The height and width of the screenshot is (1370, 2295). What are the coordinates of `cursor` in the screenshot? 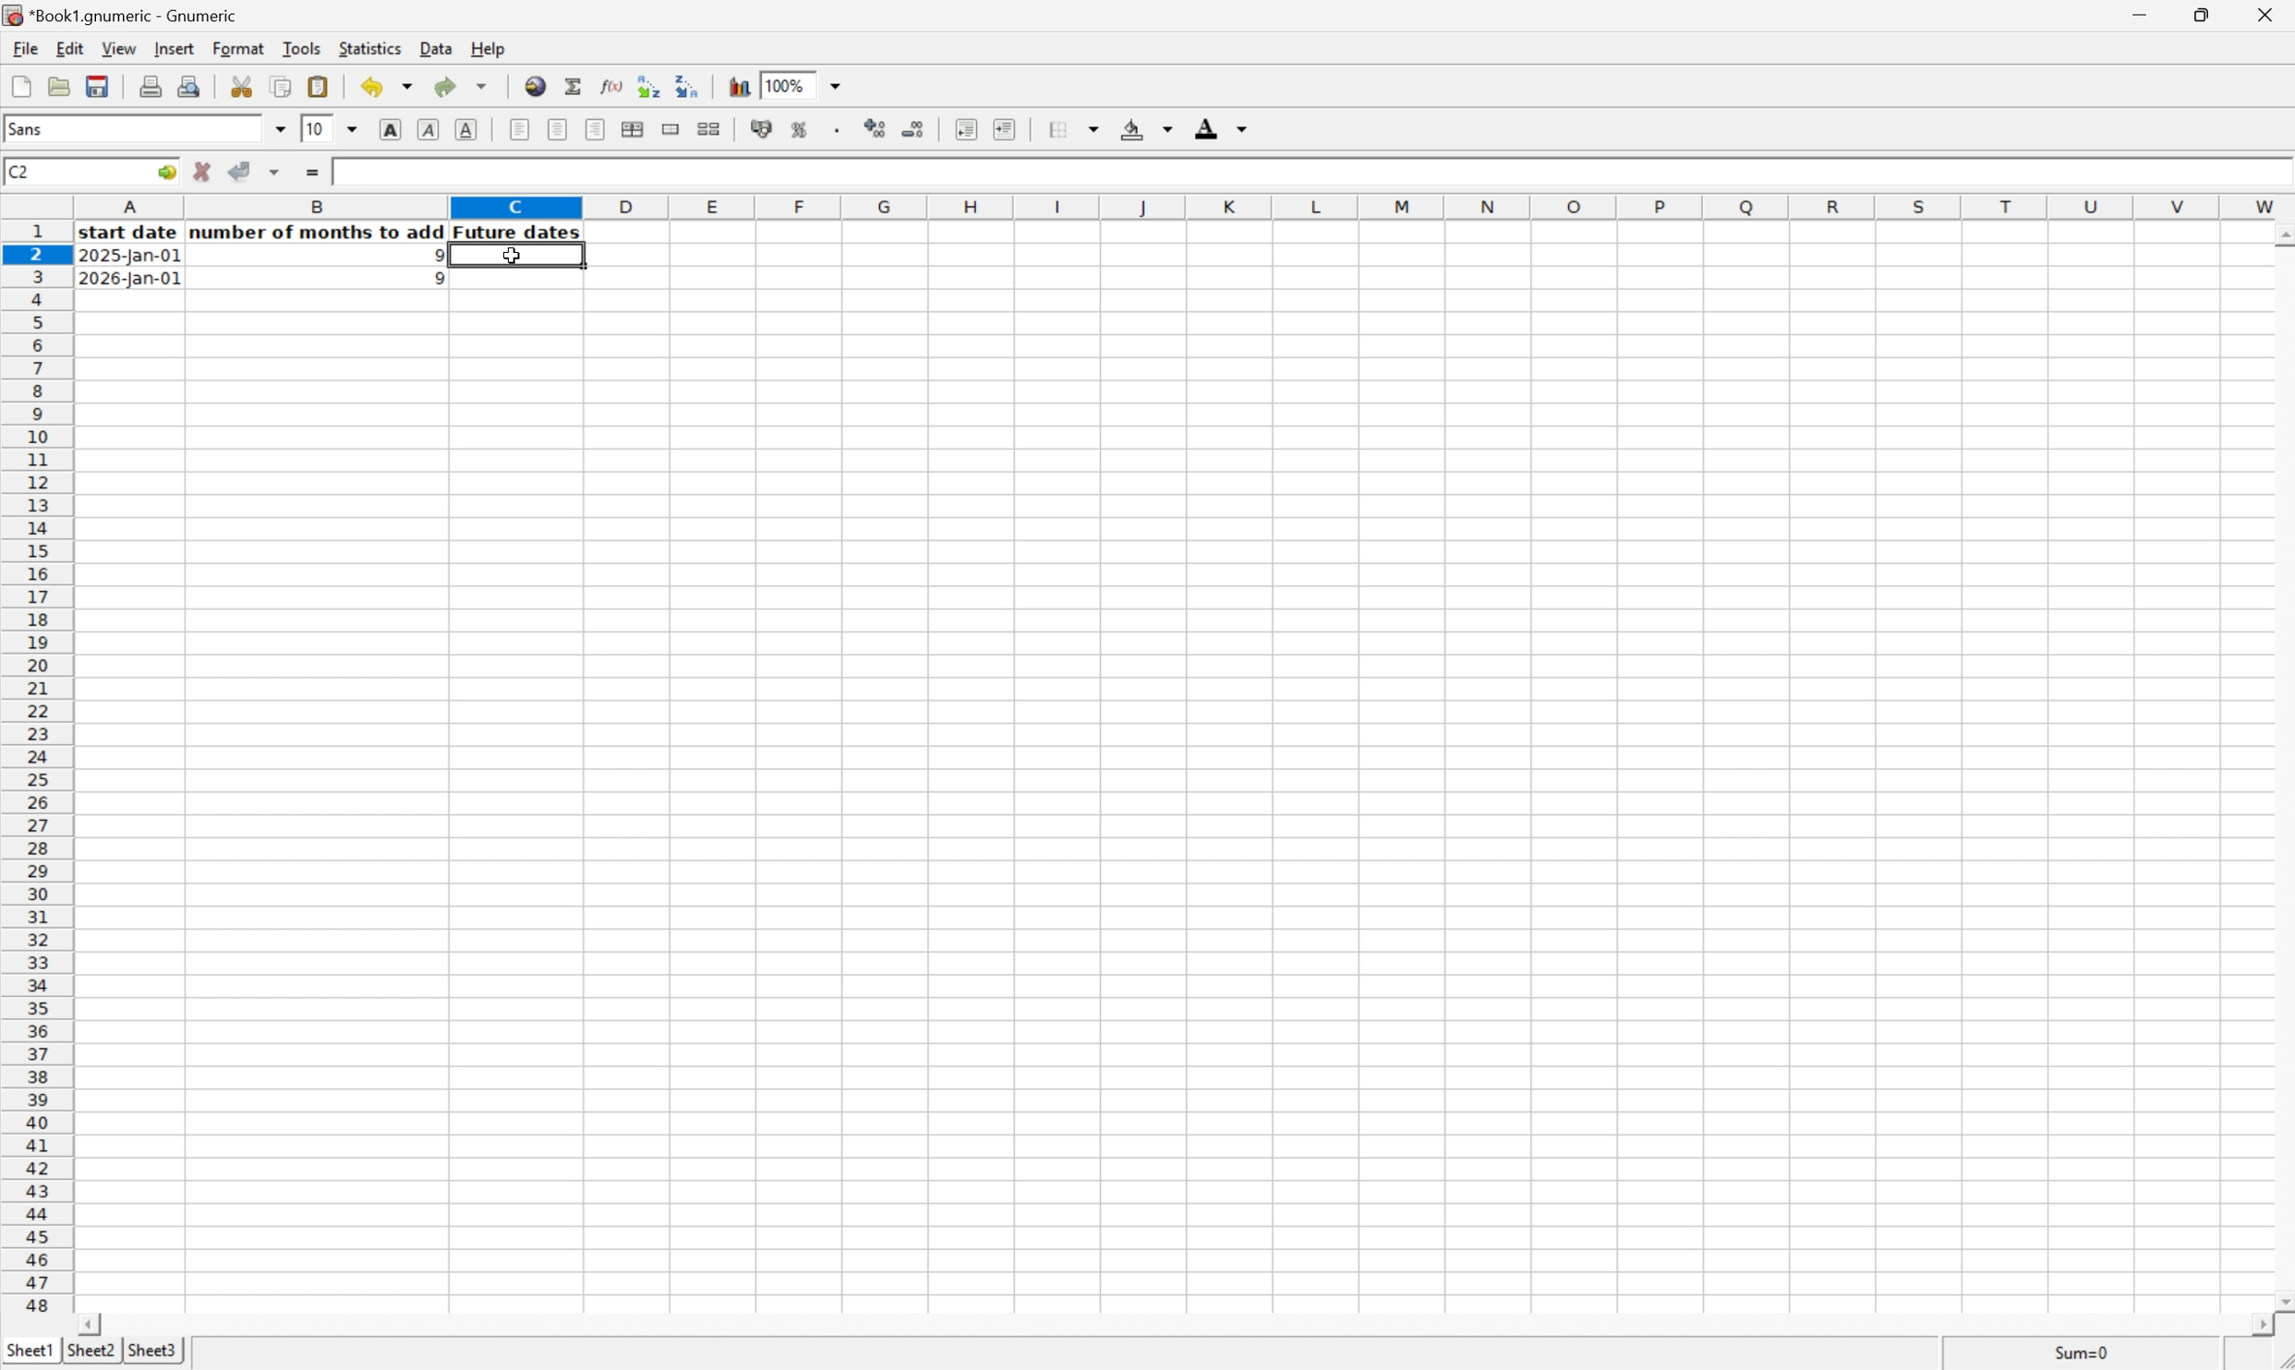 It's located at (510, 258).